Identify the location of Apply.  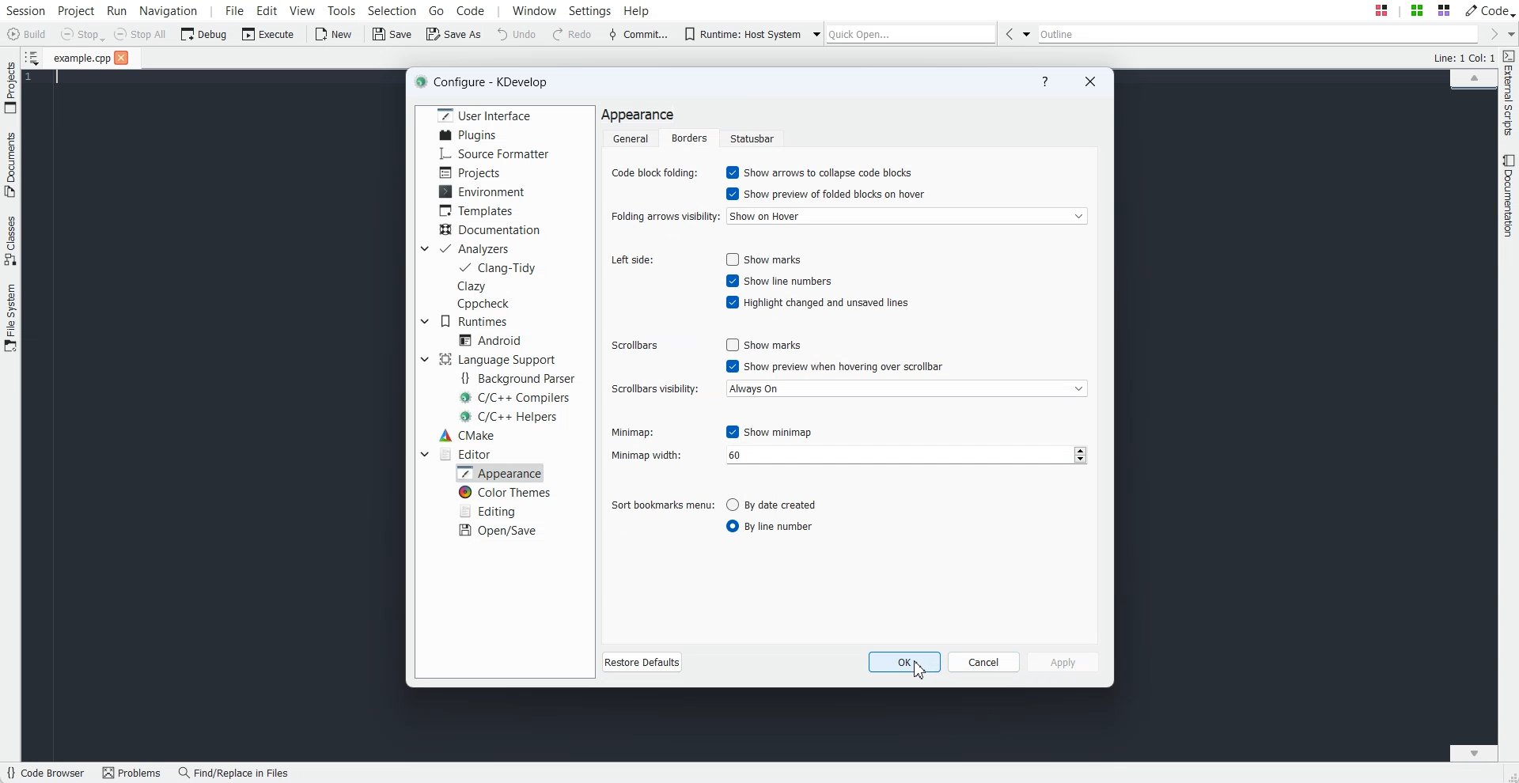
(1065, 662).